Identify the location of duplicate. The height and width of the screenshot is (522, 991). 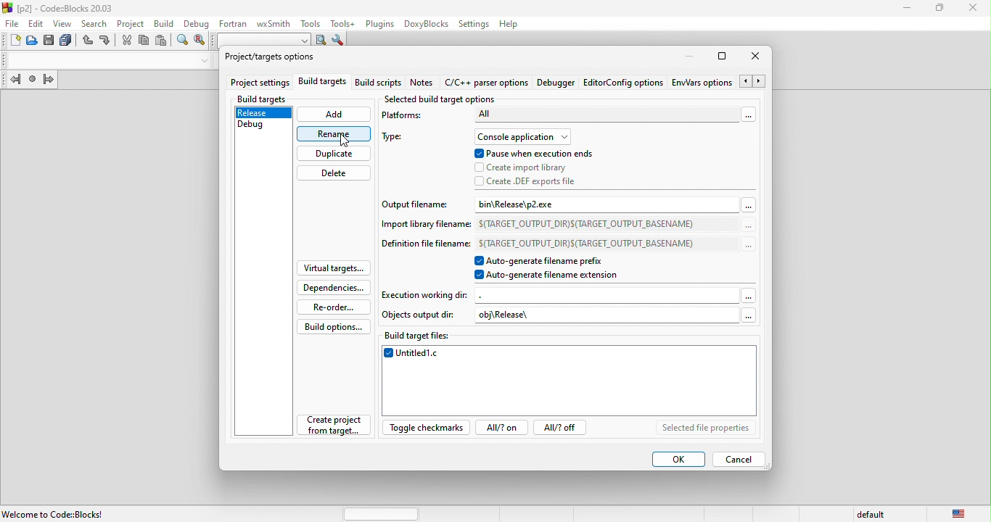
(334, 153).